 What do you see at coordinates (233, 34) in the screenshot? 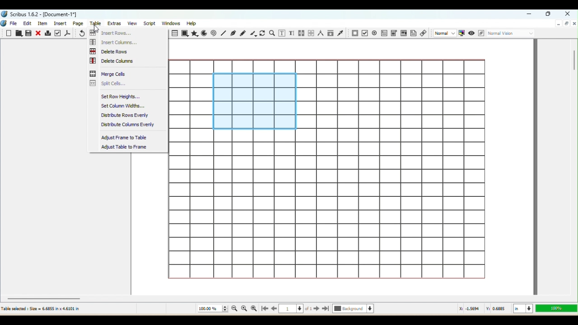
I see `Bezier curve` at bounding box center [233, 34].